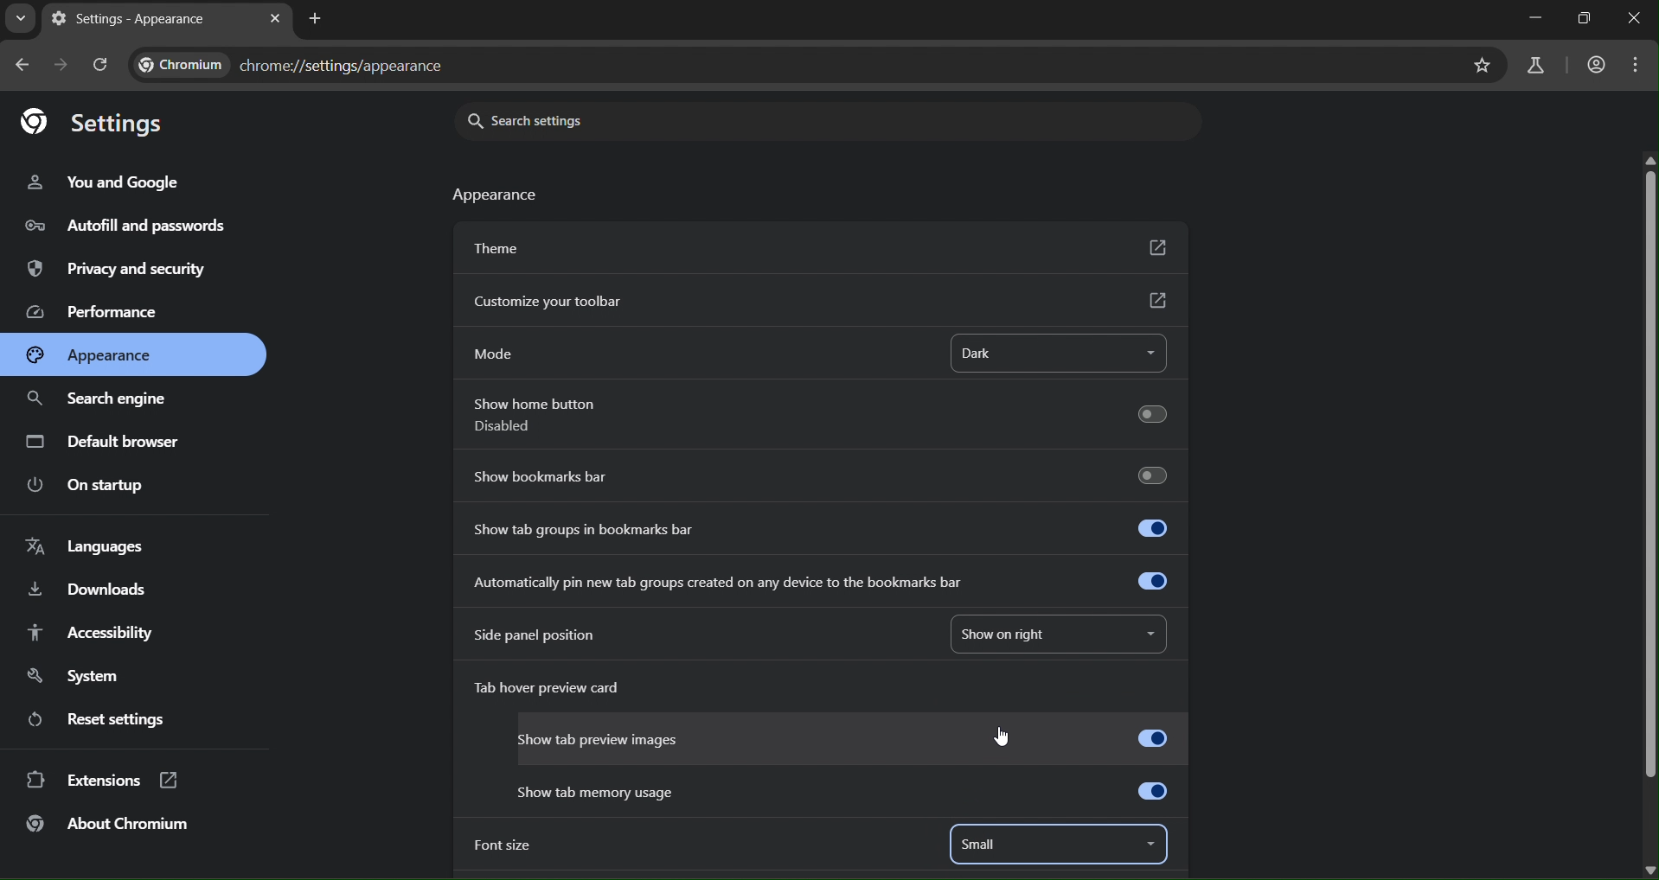  I want to click on minimize, so click(1537, 18).